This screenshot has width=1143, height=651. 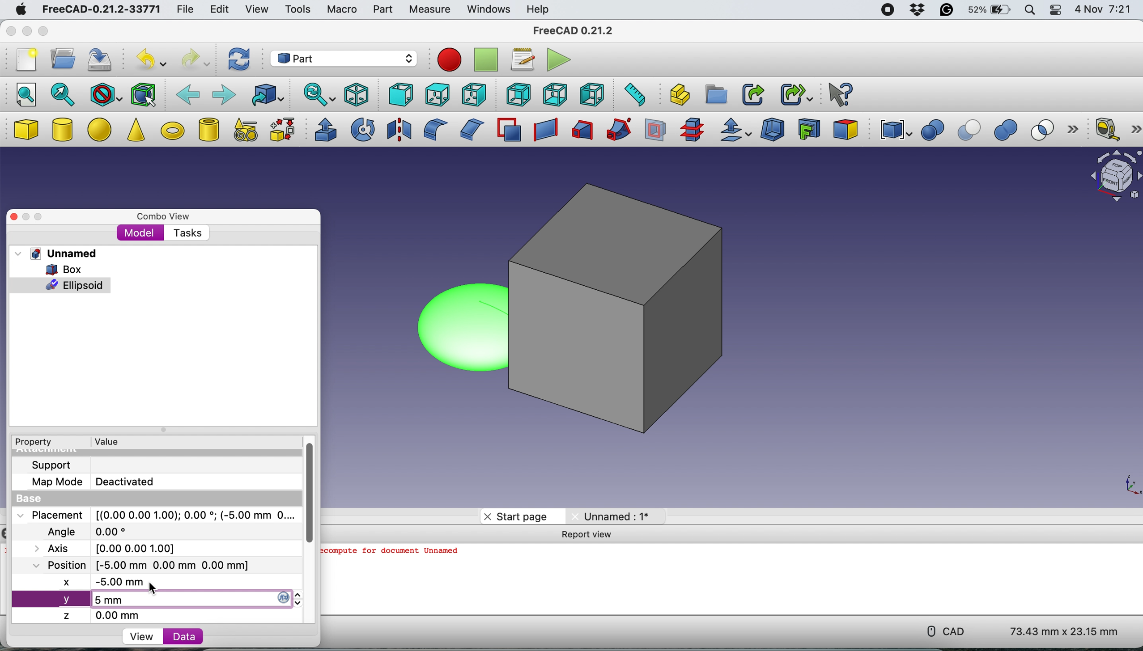 What do you see at coordinates (149, 59) in the screenshot?
I see `undo` at bounding box center [149, 59].